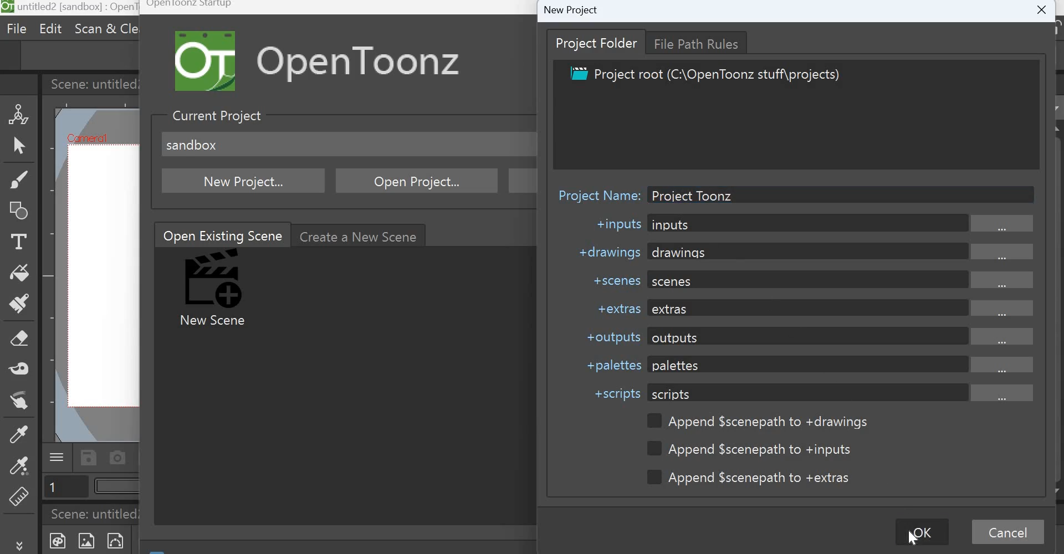  Describe the element at coordinates (189, 7) in the screenshot. I see `Opentoonz Startup` at that location.